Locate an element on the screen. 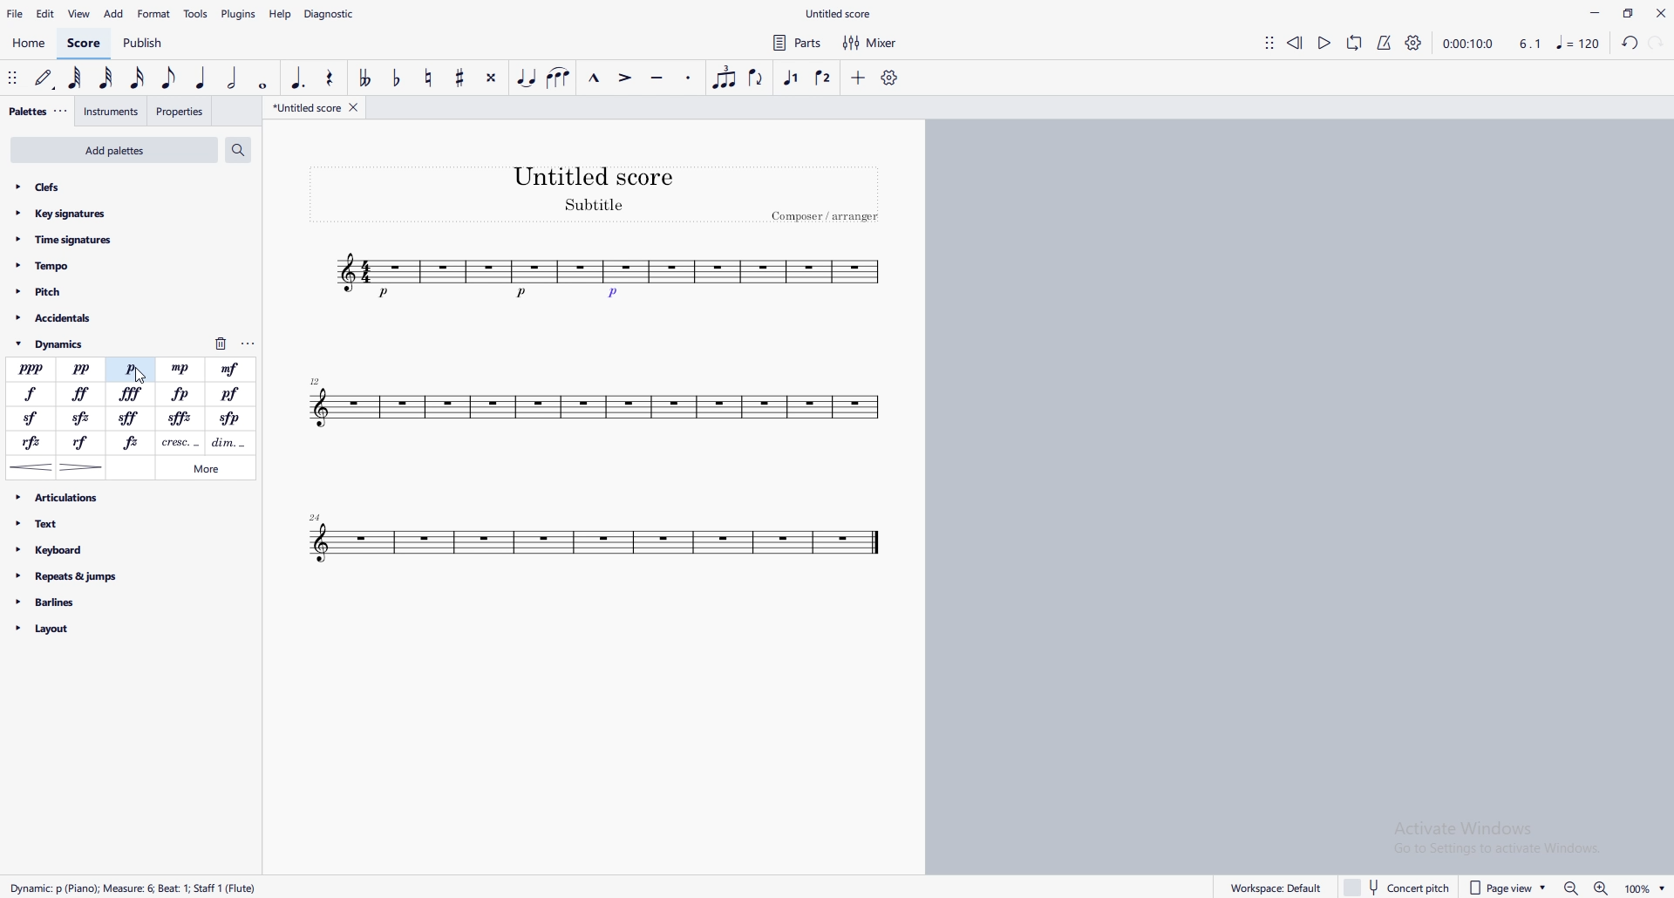 This screenshot has height=898, width=1674. file is located at coordinates (16, 14).